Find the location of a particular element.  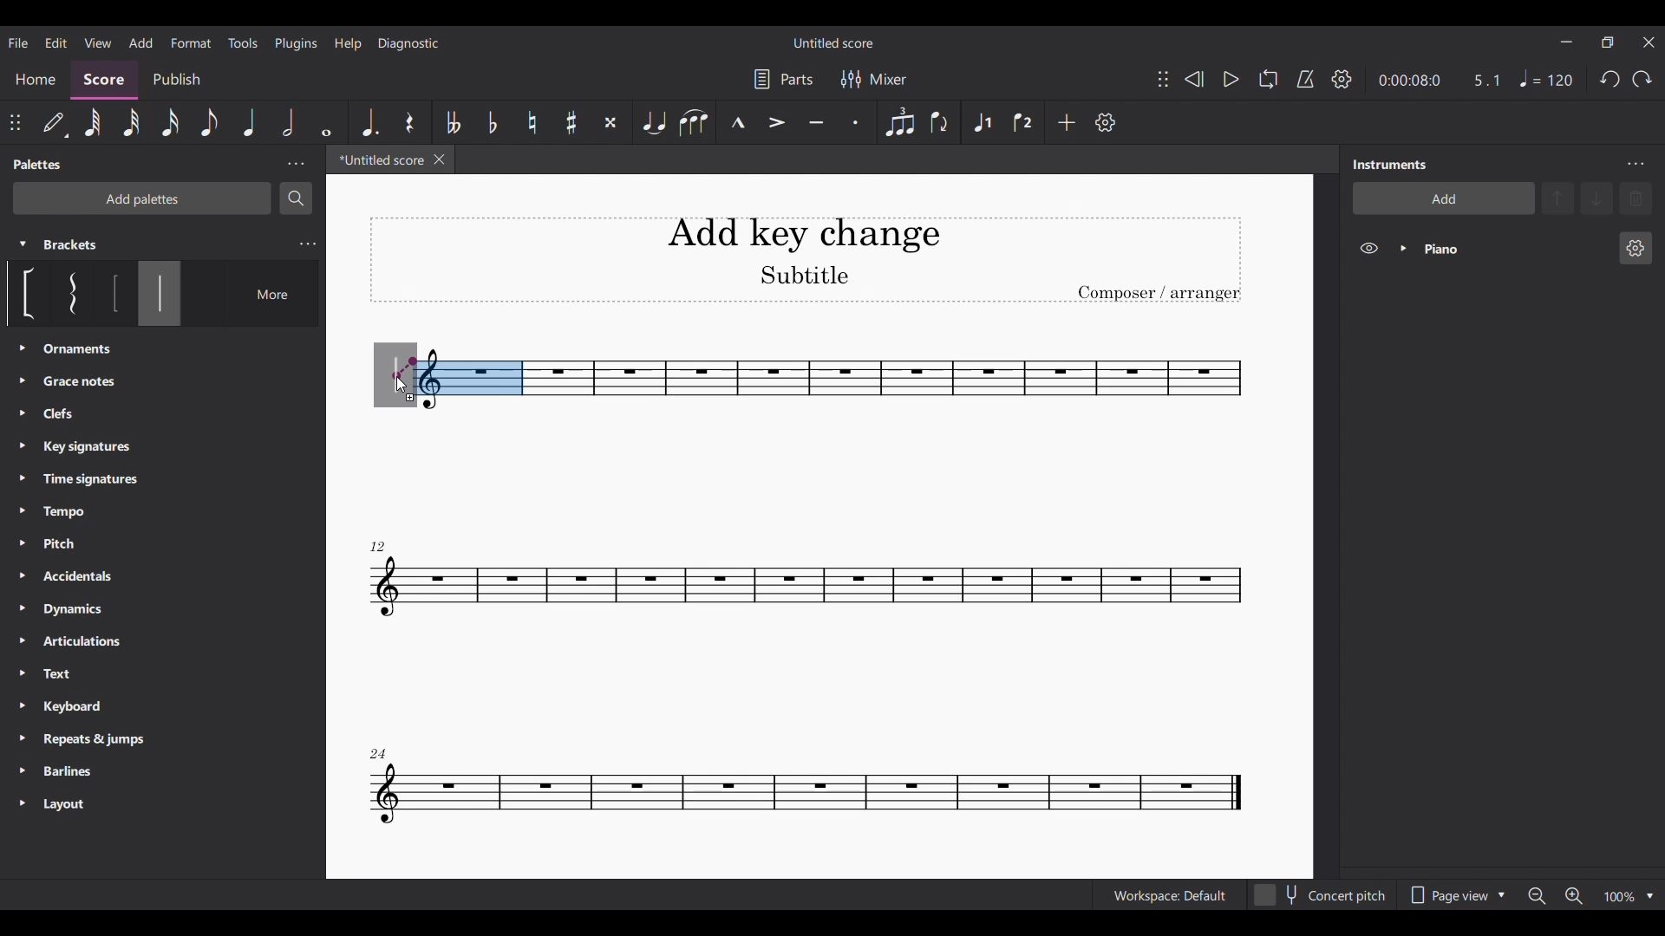

Page view options is located at coordinates (1457, 895).